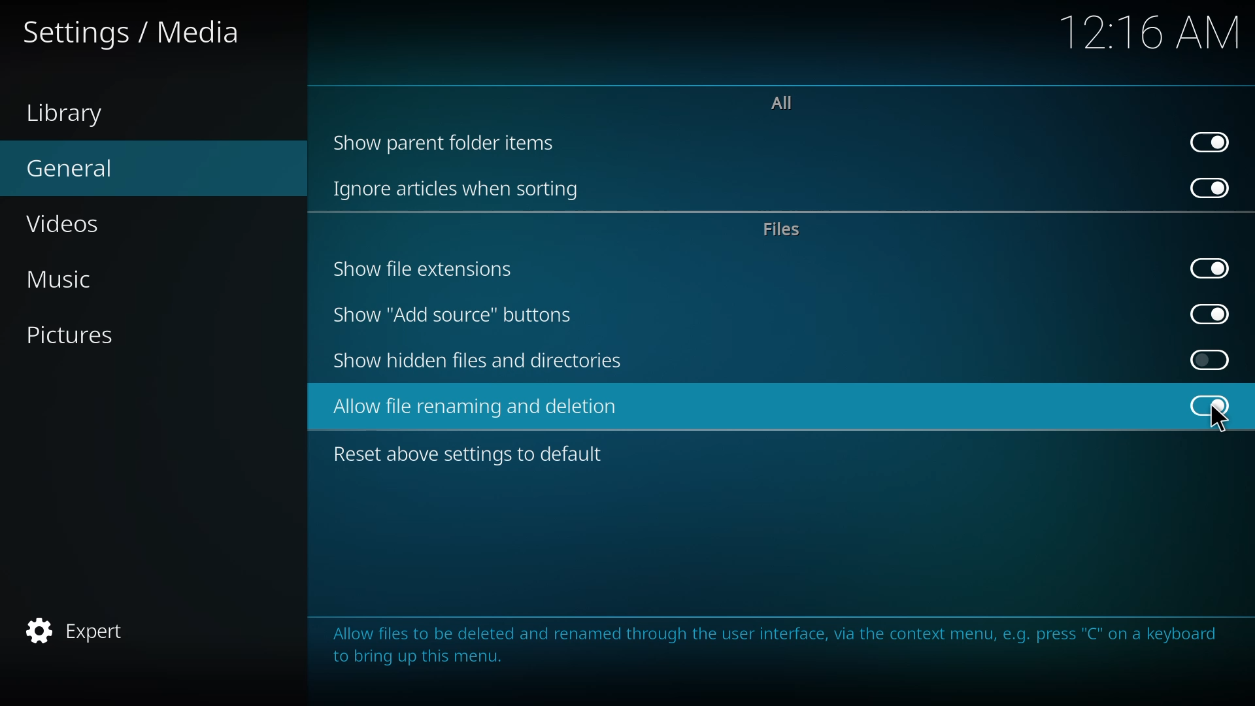 The image size is (1255, 706). I want to click on enabled, so click(1214, 188).